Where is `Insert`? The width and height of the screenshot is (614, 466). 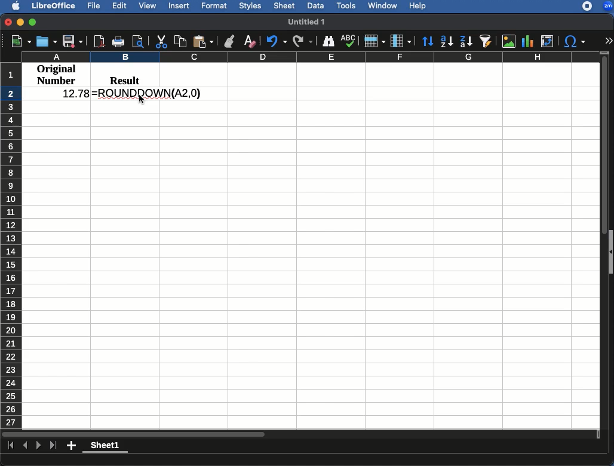
Insert is located at coordinates (180, 7).